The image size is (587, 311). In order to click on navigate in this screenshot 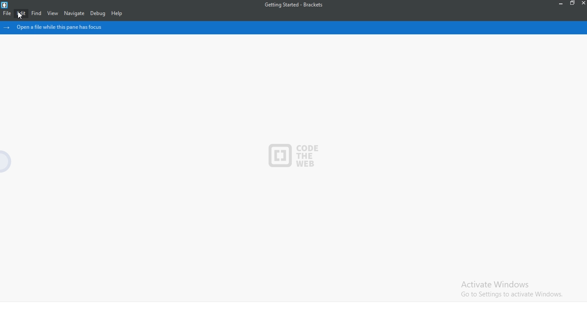, I will do `click(75, 13)`.